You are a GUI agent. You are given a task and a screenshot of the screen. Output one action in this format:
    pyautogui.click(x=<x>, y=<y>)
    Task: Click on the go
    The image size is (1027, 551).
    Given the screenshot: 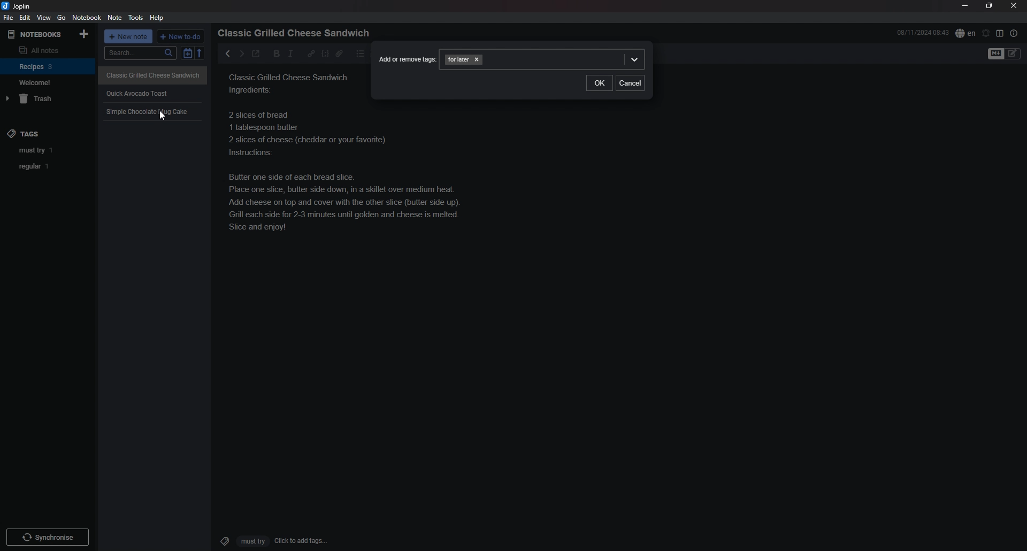 What is the action you would take?
    pyautogui.click(x=62, y=17)
    